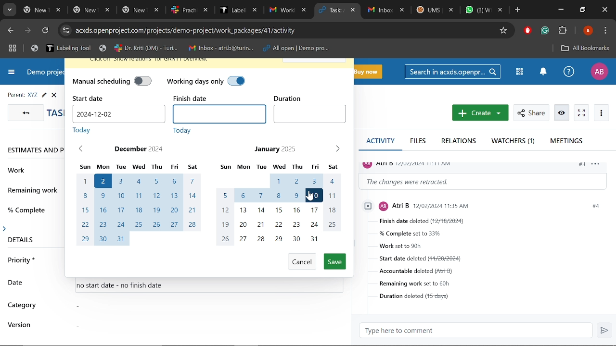 Image resolution: width=616 pixels, height=346 pixels. I want to click on Refresh, so click(46, 32).